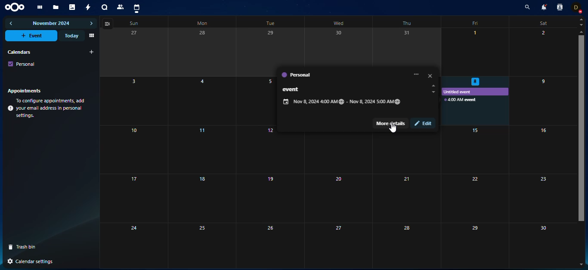  Describe the element at coordinates (580, 19) in the screenshot. I see `up` at that location.